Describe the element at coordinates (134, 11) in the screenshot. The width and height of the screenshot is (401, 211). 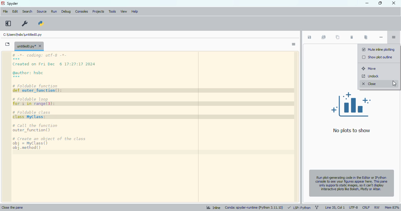
I see `help` at that location.